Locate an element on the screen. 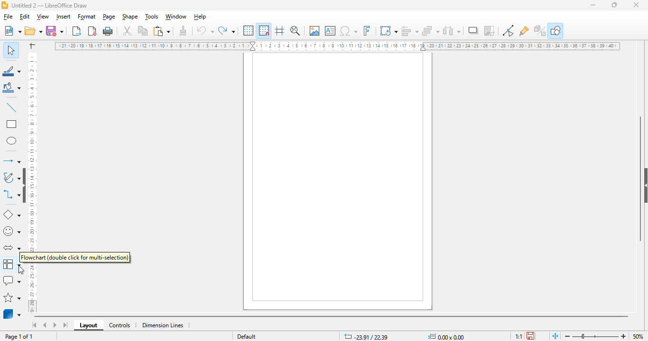 The image size is (648, 341). insert is located at coordinates (64, 17).